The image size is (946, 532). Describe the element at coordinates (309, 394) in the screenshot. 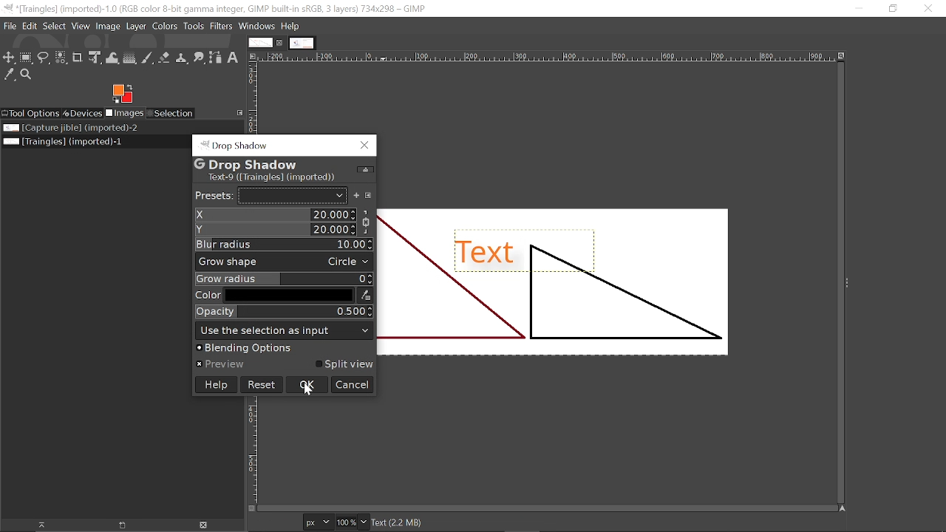

I see `cursor` at that location.